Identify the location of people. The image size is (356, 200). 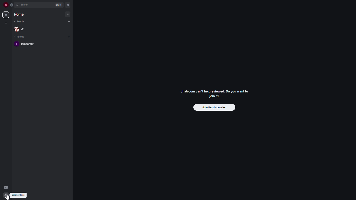
(20, 21).